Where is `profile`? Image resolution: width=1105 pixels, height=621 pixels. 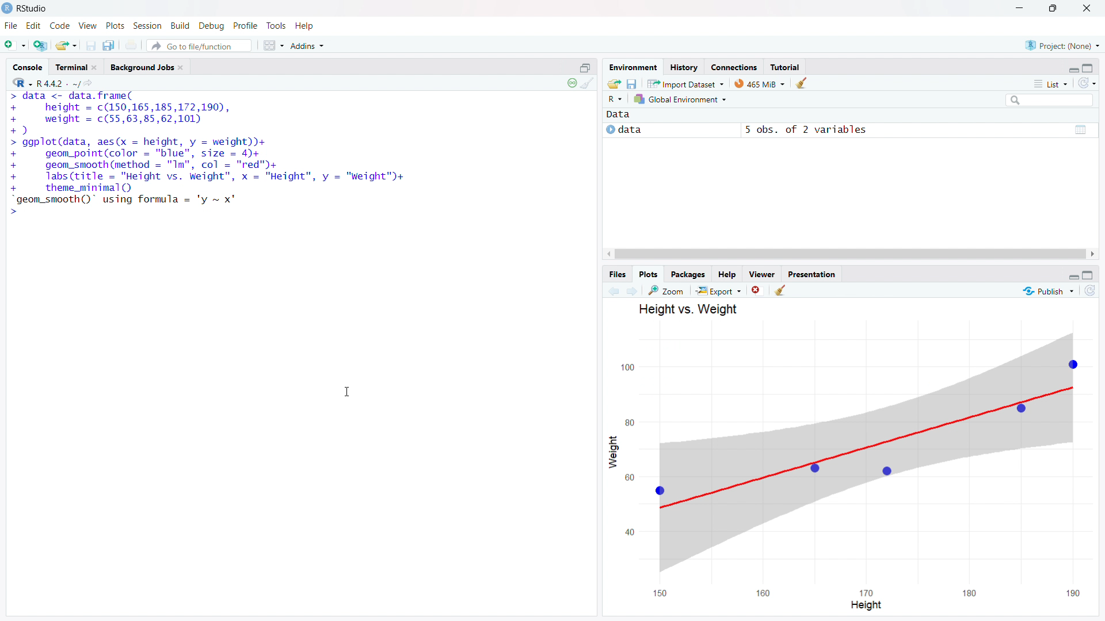 profile is located at coordinates (246, 26).